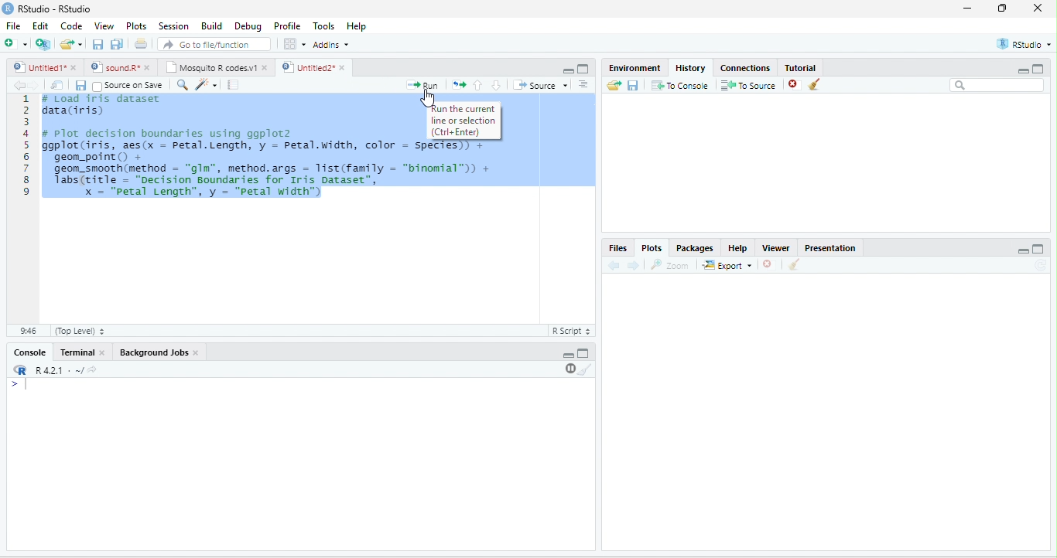 The width and height of the screenshot is (1057, 558). Describe the element at coordinates (617, 249) in the screenshot. I see `Files` at that location.